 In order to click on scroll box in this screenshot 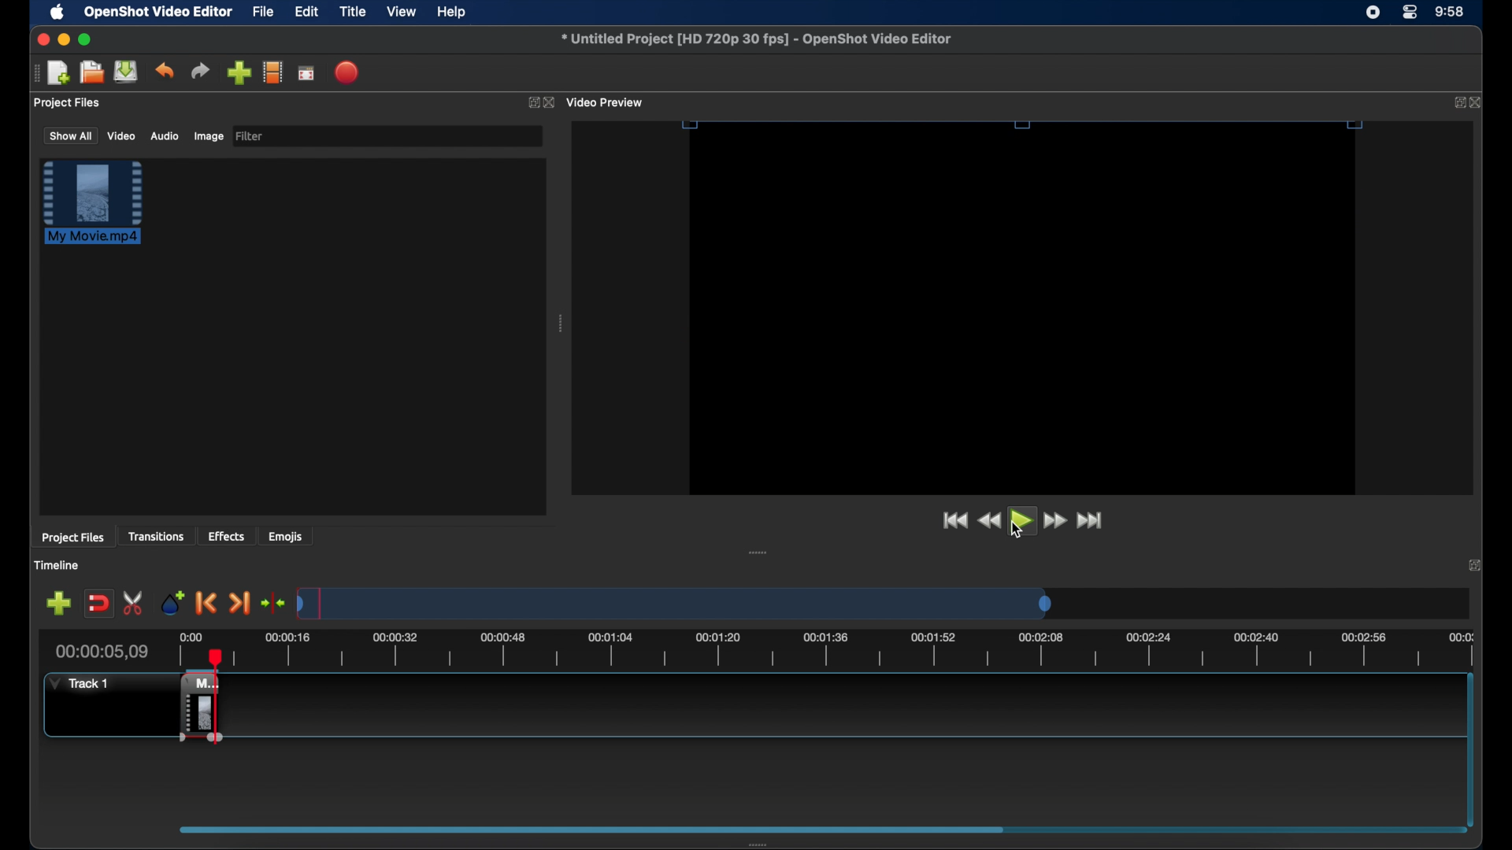, I will do `click(586, 829)`.